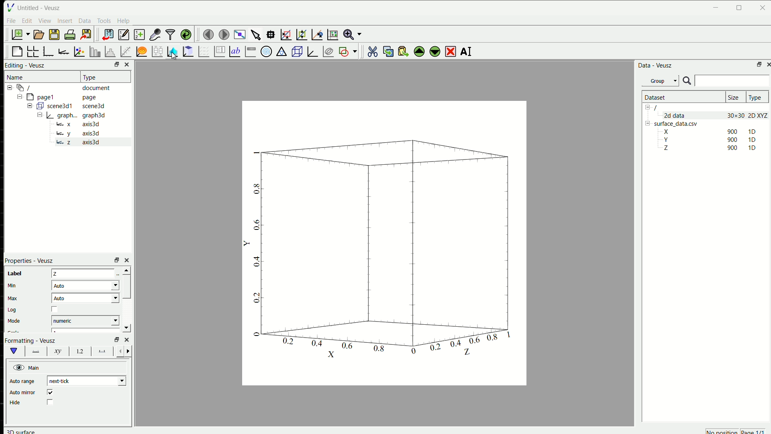 The height and width of the screenshot is (434, 771). What do you see at coordinates (660, 81) in the screenshot?
I see `Group` at bounding box center [660, 81].